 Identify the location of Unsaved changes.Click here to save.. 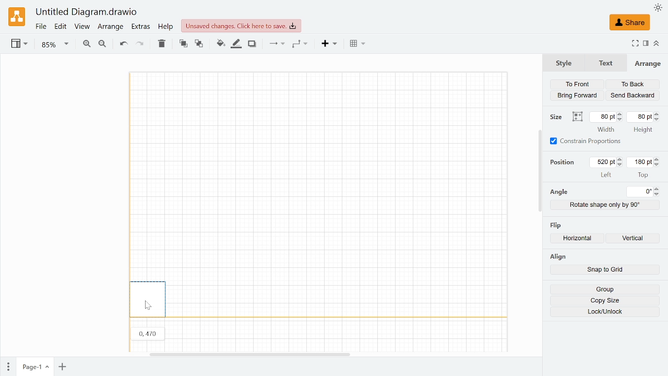
(241, 26).